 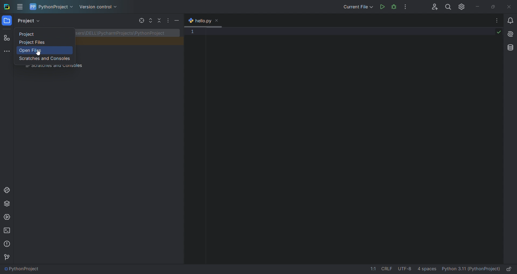 What do you see at coordinates (141, 20) in the screenshot?
I see `select file` at bounding box center [141, 20].